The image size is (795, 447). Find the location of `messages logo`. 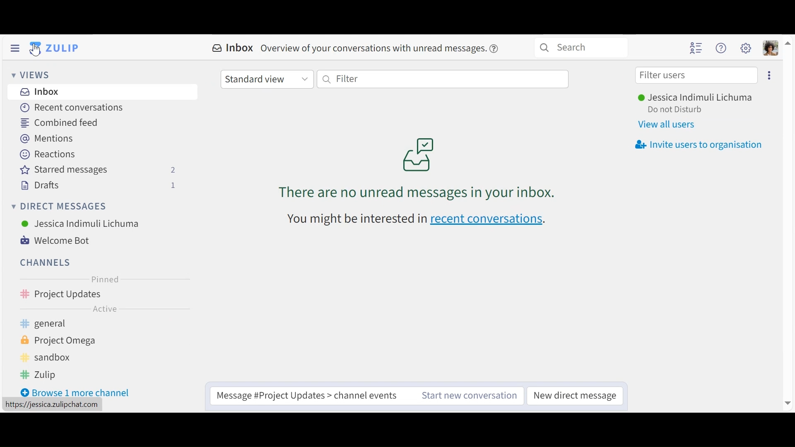

messages logo is located at coordinates (420, 152).